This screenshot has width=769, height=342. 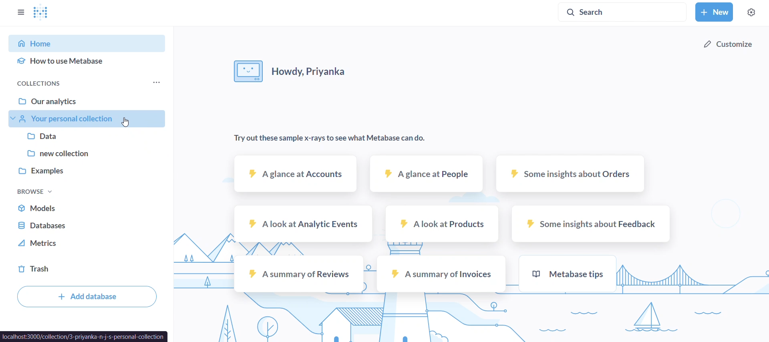 What do you see at coordinates (89, 119) in the screenshot?
I see `your personal collections` at bounding box center [89, 119].